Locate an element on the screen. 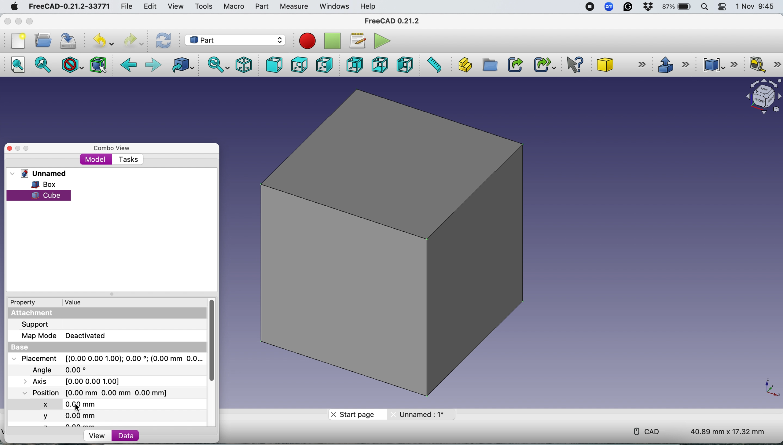  Position [0.00 mm 0.00 mm 0.00 mm] is located at coordinates (93, 392).